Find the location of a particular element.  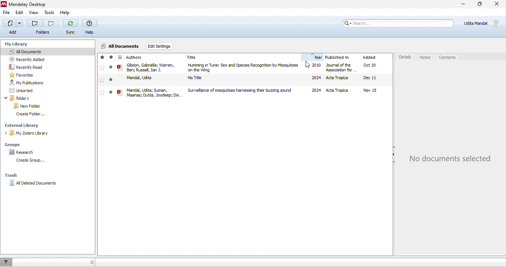

J Authors

y| Gbson, Gabriela; Warren,

| gen; Russel, Ian J.
Manda, Udta

yy Mandal, Udita; Suman,

| Maanas; Dutta, Joydeep; Dix is located at coordinates (139, 76).